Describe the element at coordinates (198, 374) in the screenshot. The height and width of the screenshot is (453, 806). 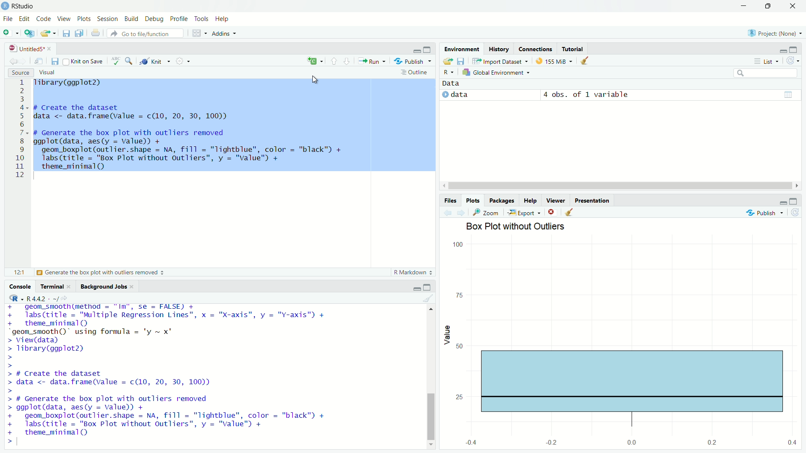
I see `> library(ggplot2)

>

> data <- data. frame(

+ x=cQ, 2,3),

+ Y=c@B,6,9,

+ Group = factor(c("A", "B", "C")) # Different groups for multiple regression lines
+)

>

>

> ggplot(data, aes(x = X, y = Y, color = Group)) +

+ geom_point(size = 3) +

+  geom_smooth(method = "Im", se = FALSE) +

+ labs(title = "Multiple Regression Lines", x = "X-axis", y = "v-axis") +
+  theme_minimal()

“geom_smooth()~ using formula = 'y ~ x'

> View(data)

S` at that location.